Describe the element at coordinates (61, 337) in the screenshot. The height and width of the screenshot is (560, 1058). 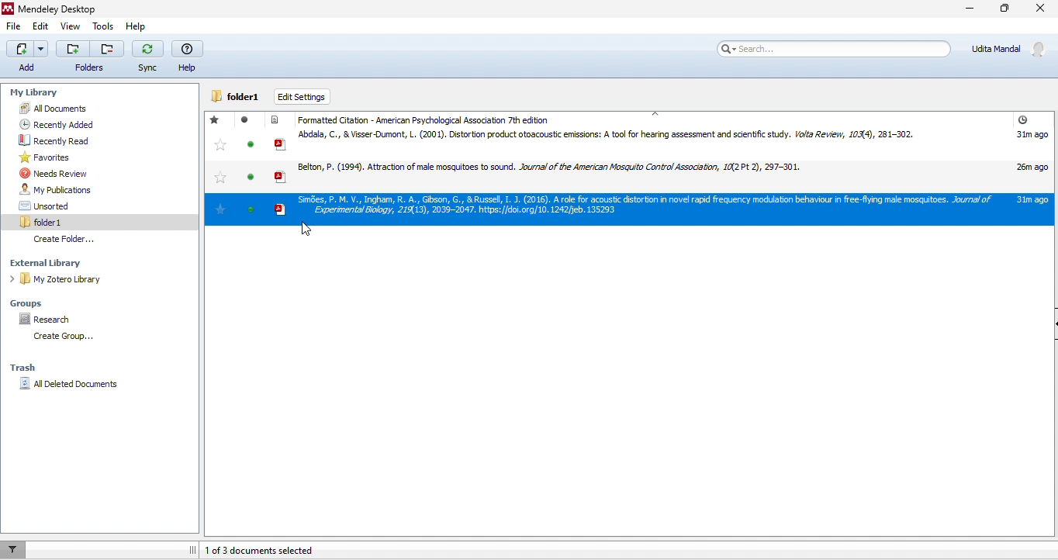
I see `create folder` at that location.